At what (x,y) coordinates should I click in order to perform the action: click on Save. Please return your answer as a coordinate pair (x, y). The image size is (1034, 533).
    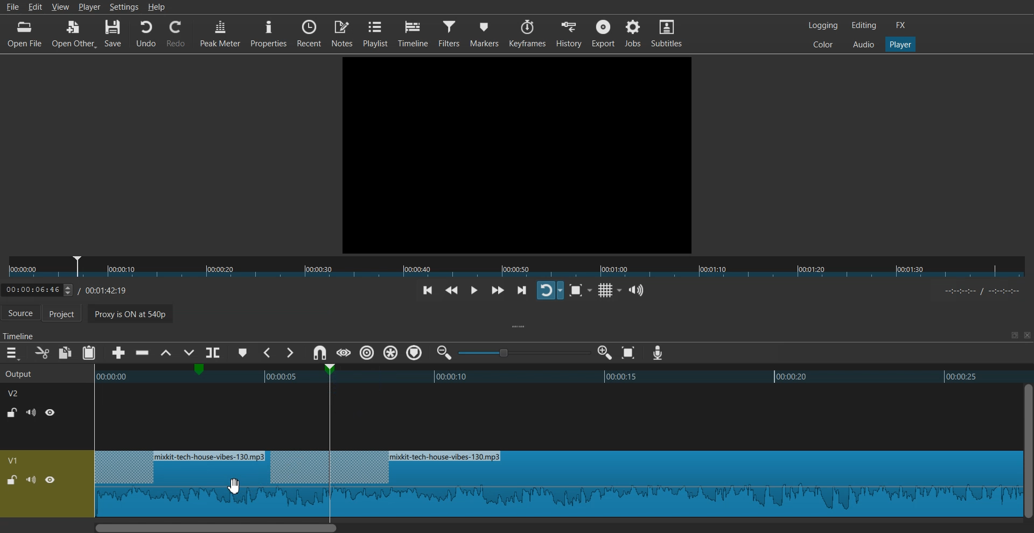
    Looking at the image, I should click on (114, 34).